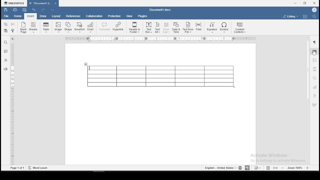 This screenshot has height=180, width=320. I want to click on spell check, so click(247, 168).